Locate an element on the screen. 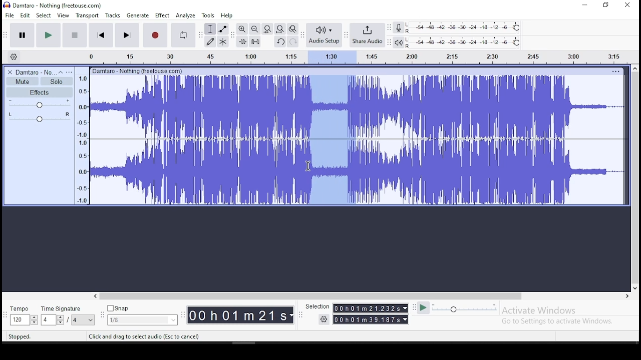 The image size is (641, 360).  is located at coordinates (388, 26).